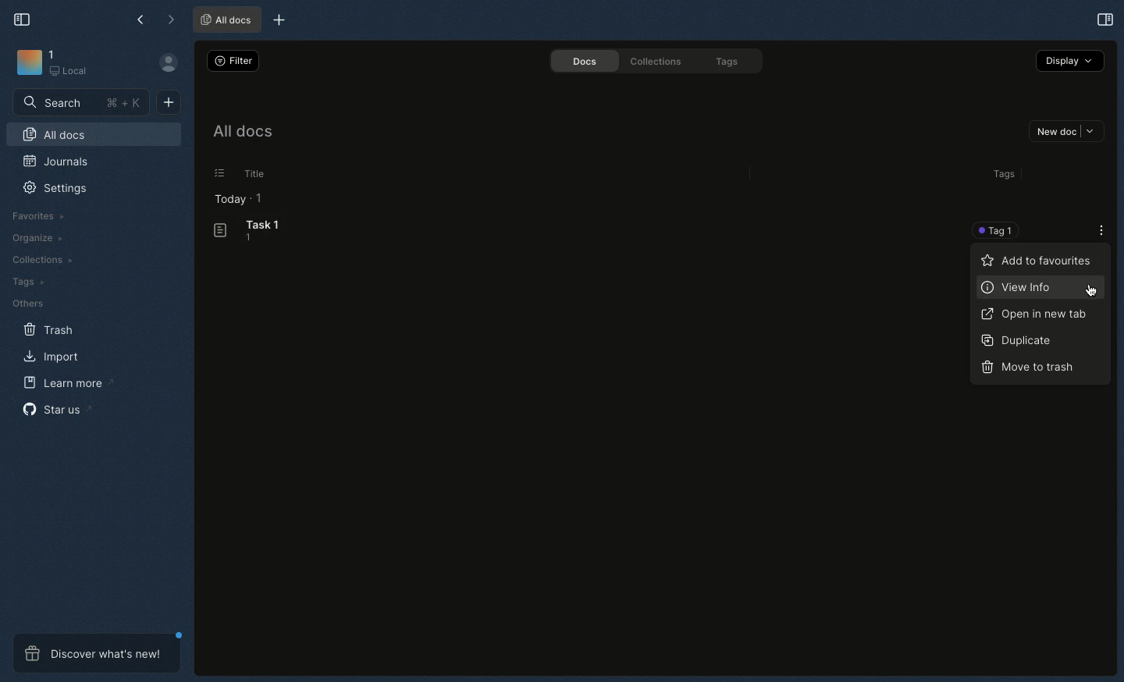 This screenshot has height=682, width=1124. Describe the element at coordinates (54, 135) in the screenshot. I see `All docs` at that location.